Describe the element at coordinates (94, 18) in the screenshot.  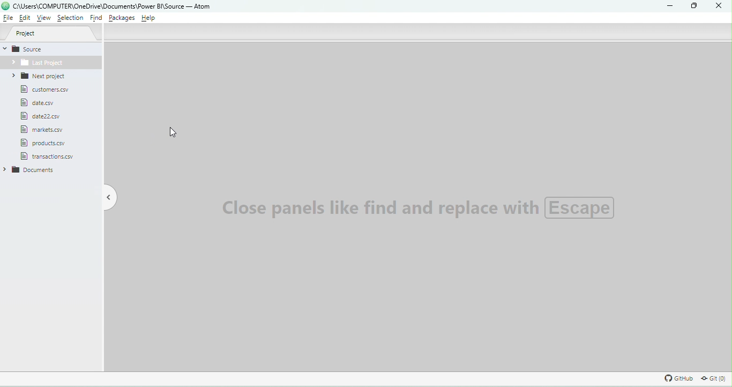
I see `Find` at that location.